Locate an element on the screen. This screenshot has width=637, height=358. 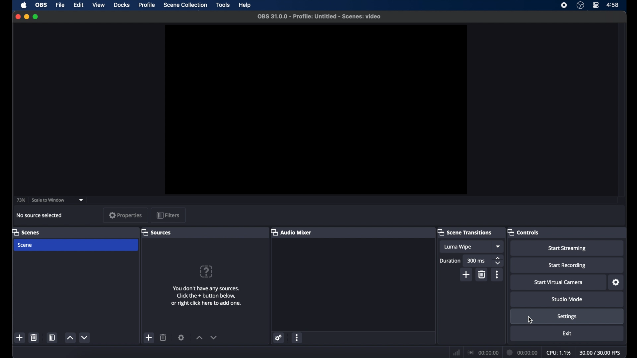
scale to window is located at coordinates (48, 200).